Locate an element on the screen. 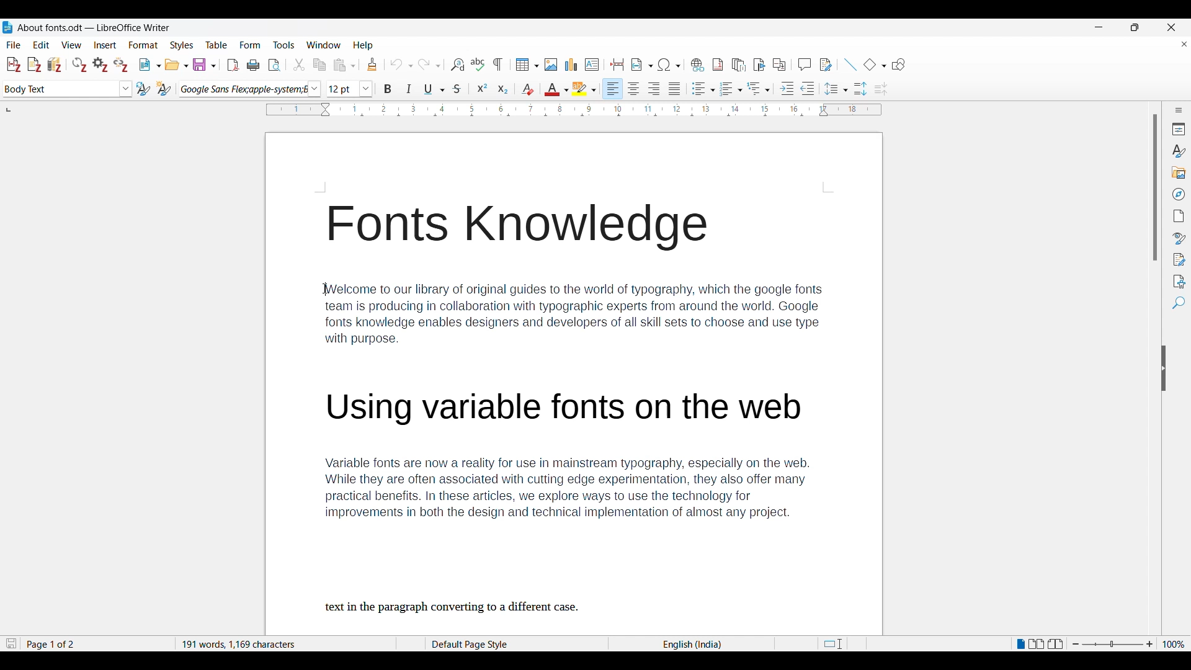 Image resolution: width=1191 pixels, height=670 pixels. Manage changes is located at coordinates (1179, 260).